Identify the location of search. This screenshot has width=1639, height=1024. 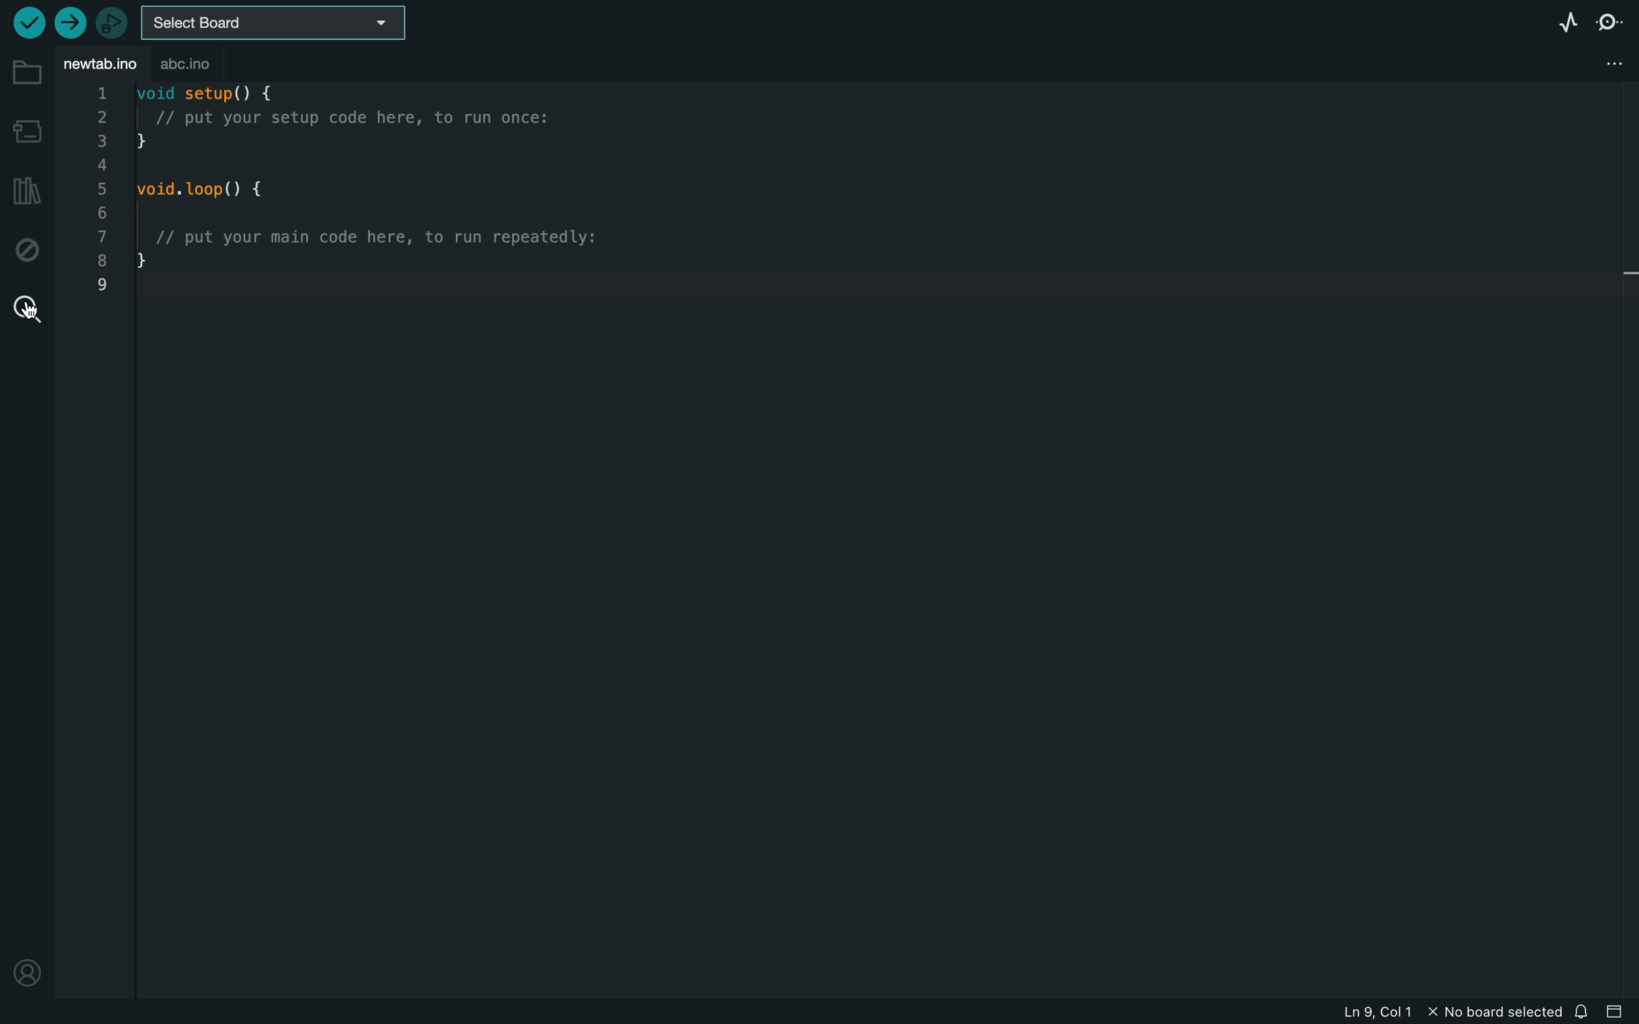
(24, 307).